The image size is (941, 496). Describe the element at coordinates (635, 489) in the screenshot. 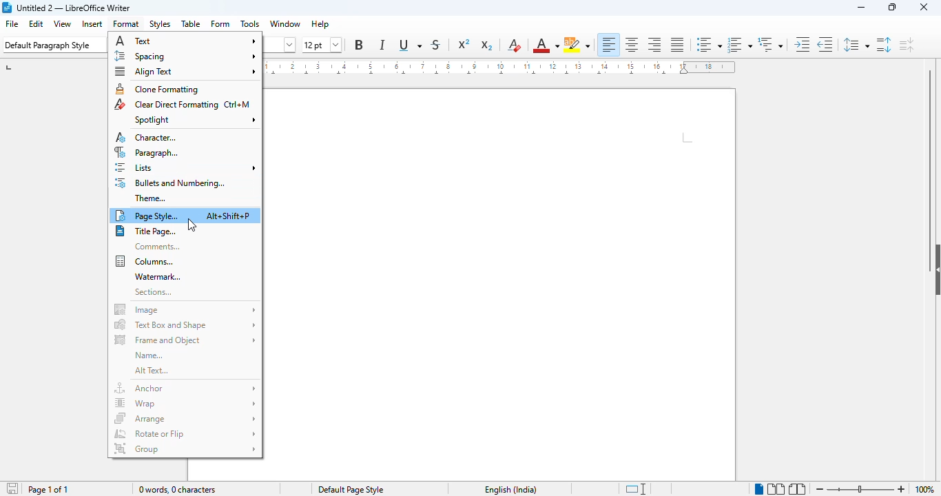

I see `standard selection` at that location.